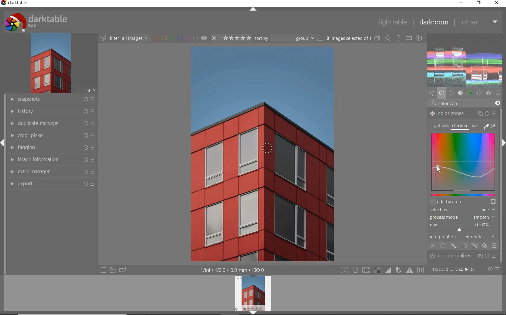 This screenshot has width=506, height=315. Describe the element at coordinates (445, 104) in the screenshot. I see `INPUT VALUE` at that location.